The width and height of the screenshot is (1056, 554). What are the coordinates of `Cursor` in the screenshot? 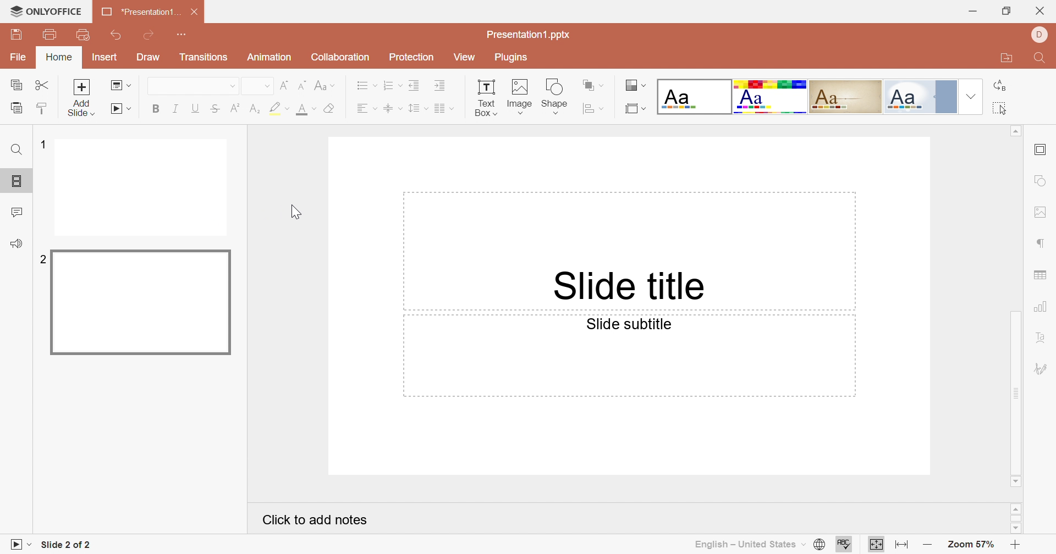 It's located at (296, 211).